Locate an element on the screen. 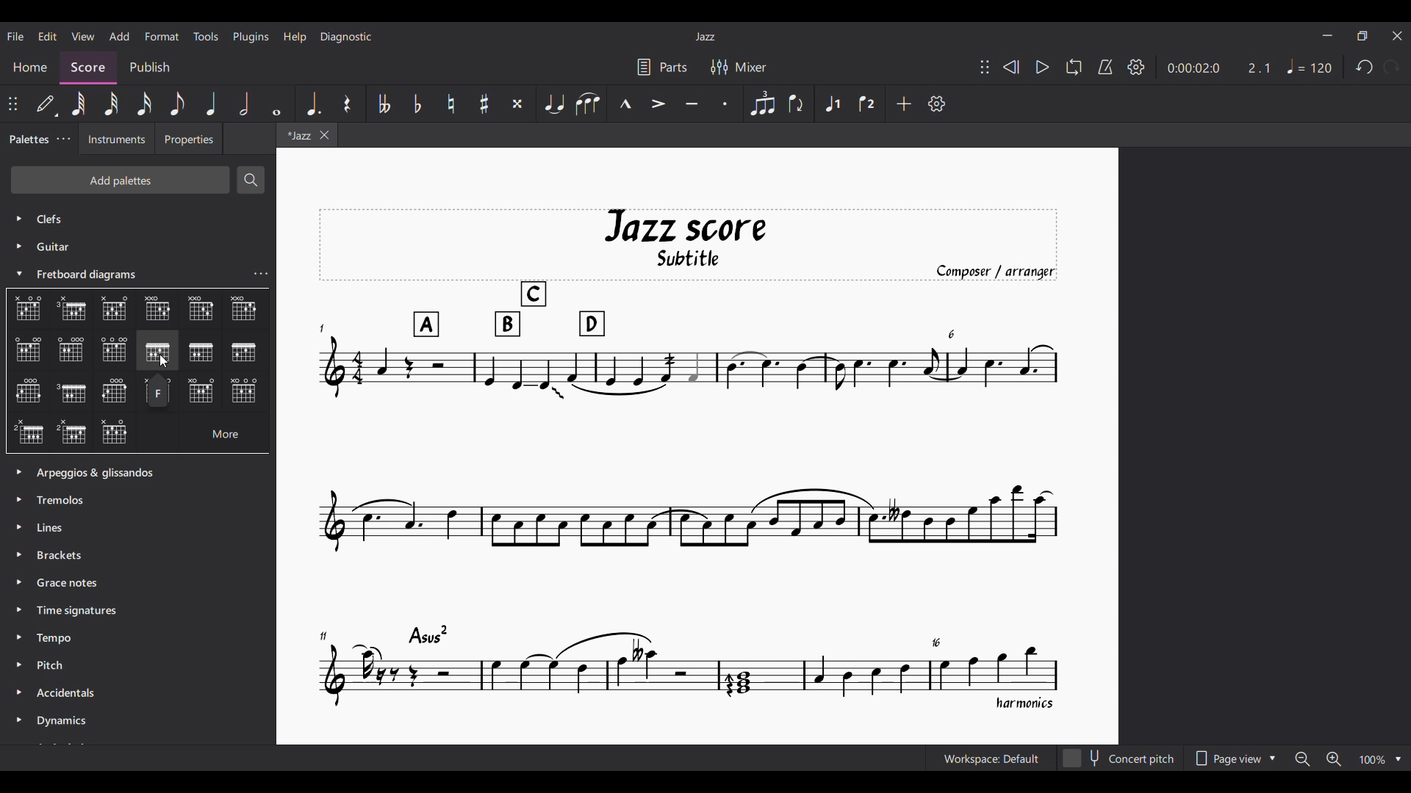 The width and height of the screenshot is (1411, 793). Show in smaller tab is located at coordinates (1362, 36).